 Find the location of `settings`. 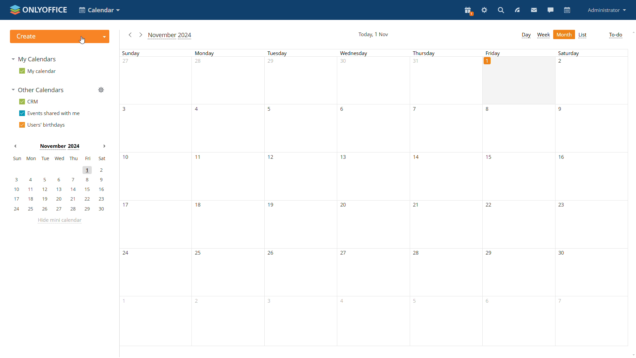

settings is located at coordinates (484, 11).